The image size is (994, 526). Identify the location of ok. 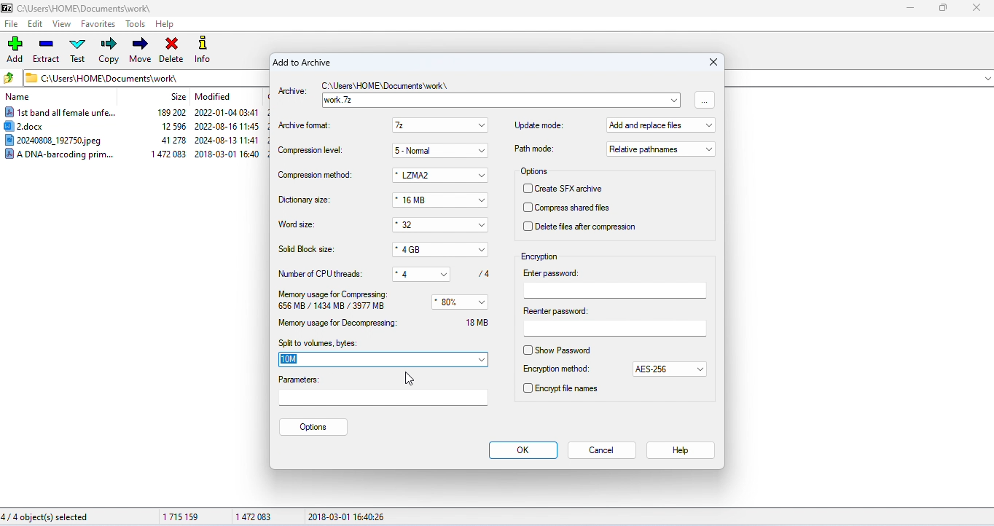
(523, 451).